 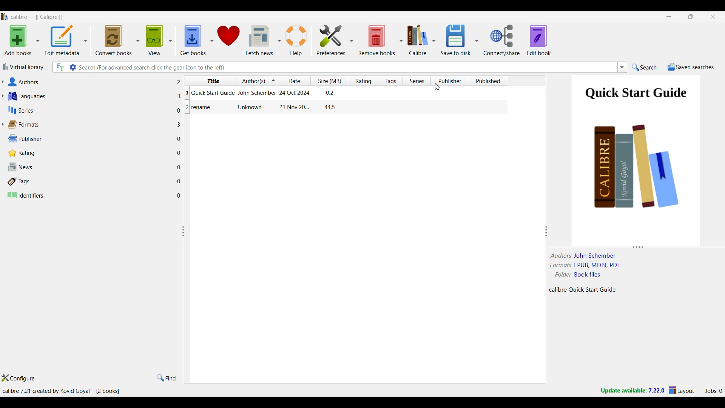 I want to click on 2, so click(x=180, y=82).